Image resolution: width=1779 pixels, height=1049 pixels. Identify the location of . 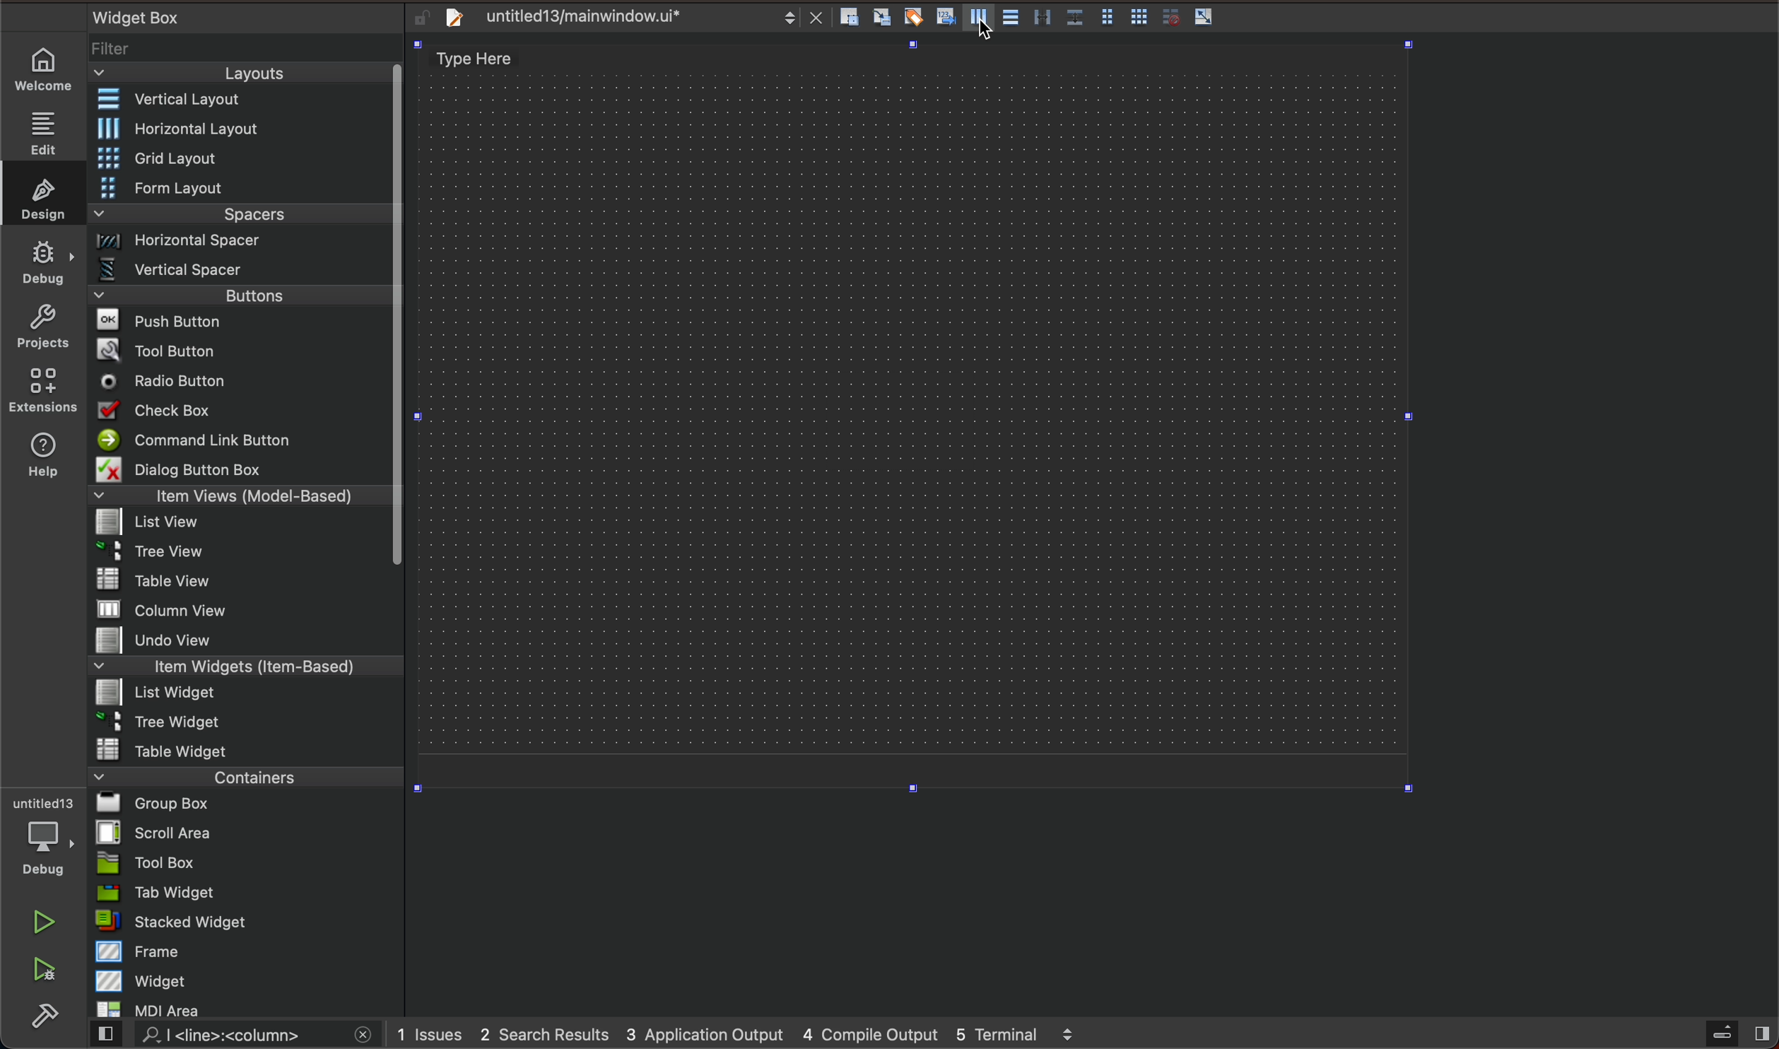
(851, 17).